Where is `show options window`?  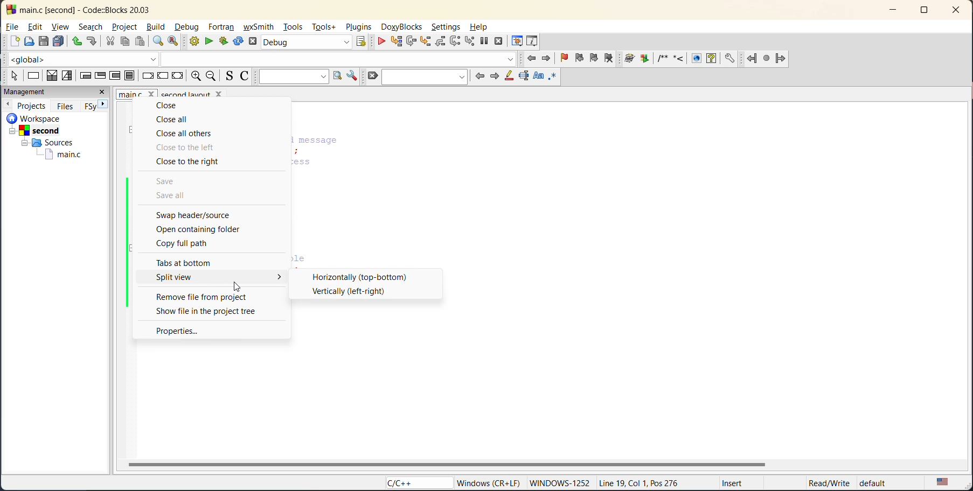
show options window is located at coordinates (353, 75).